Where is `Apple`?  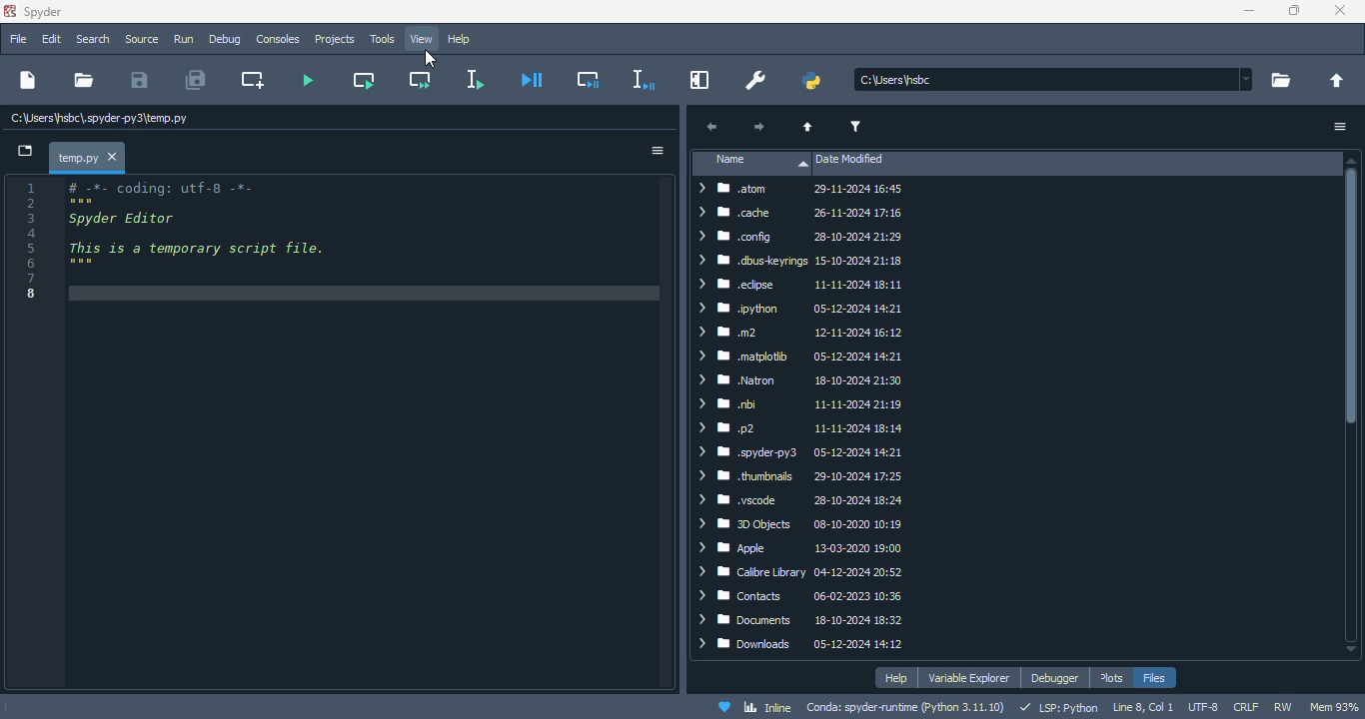
Apple is located at coordinates (805, 547).